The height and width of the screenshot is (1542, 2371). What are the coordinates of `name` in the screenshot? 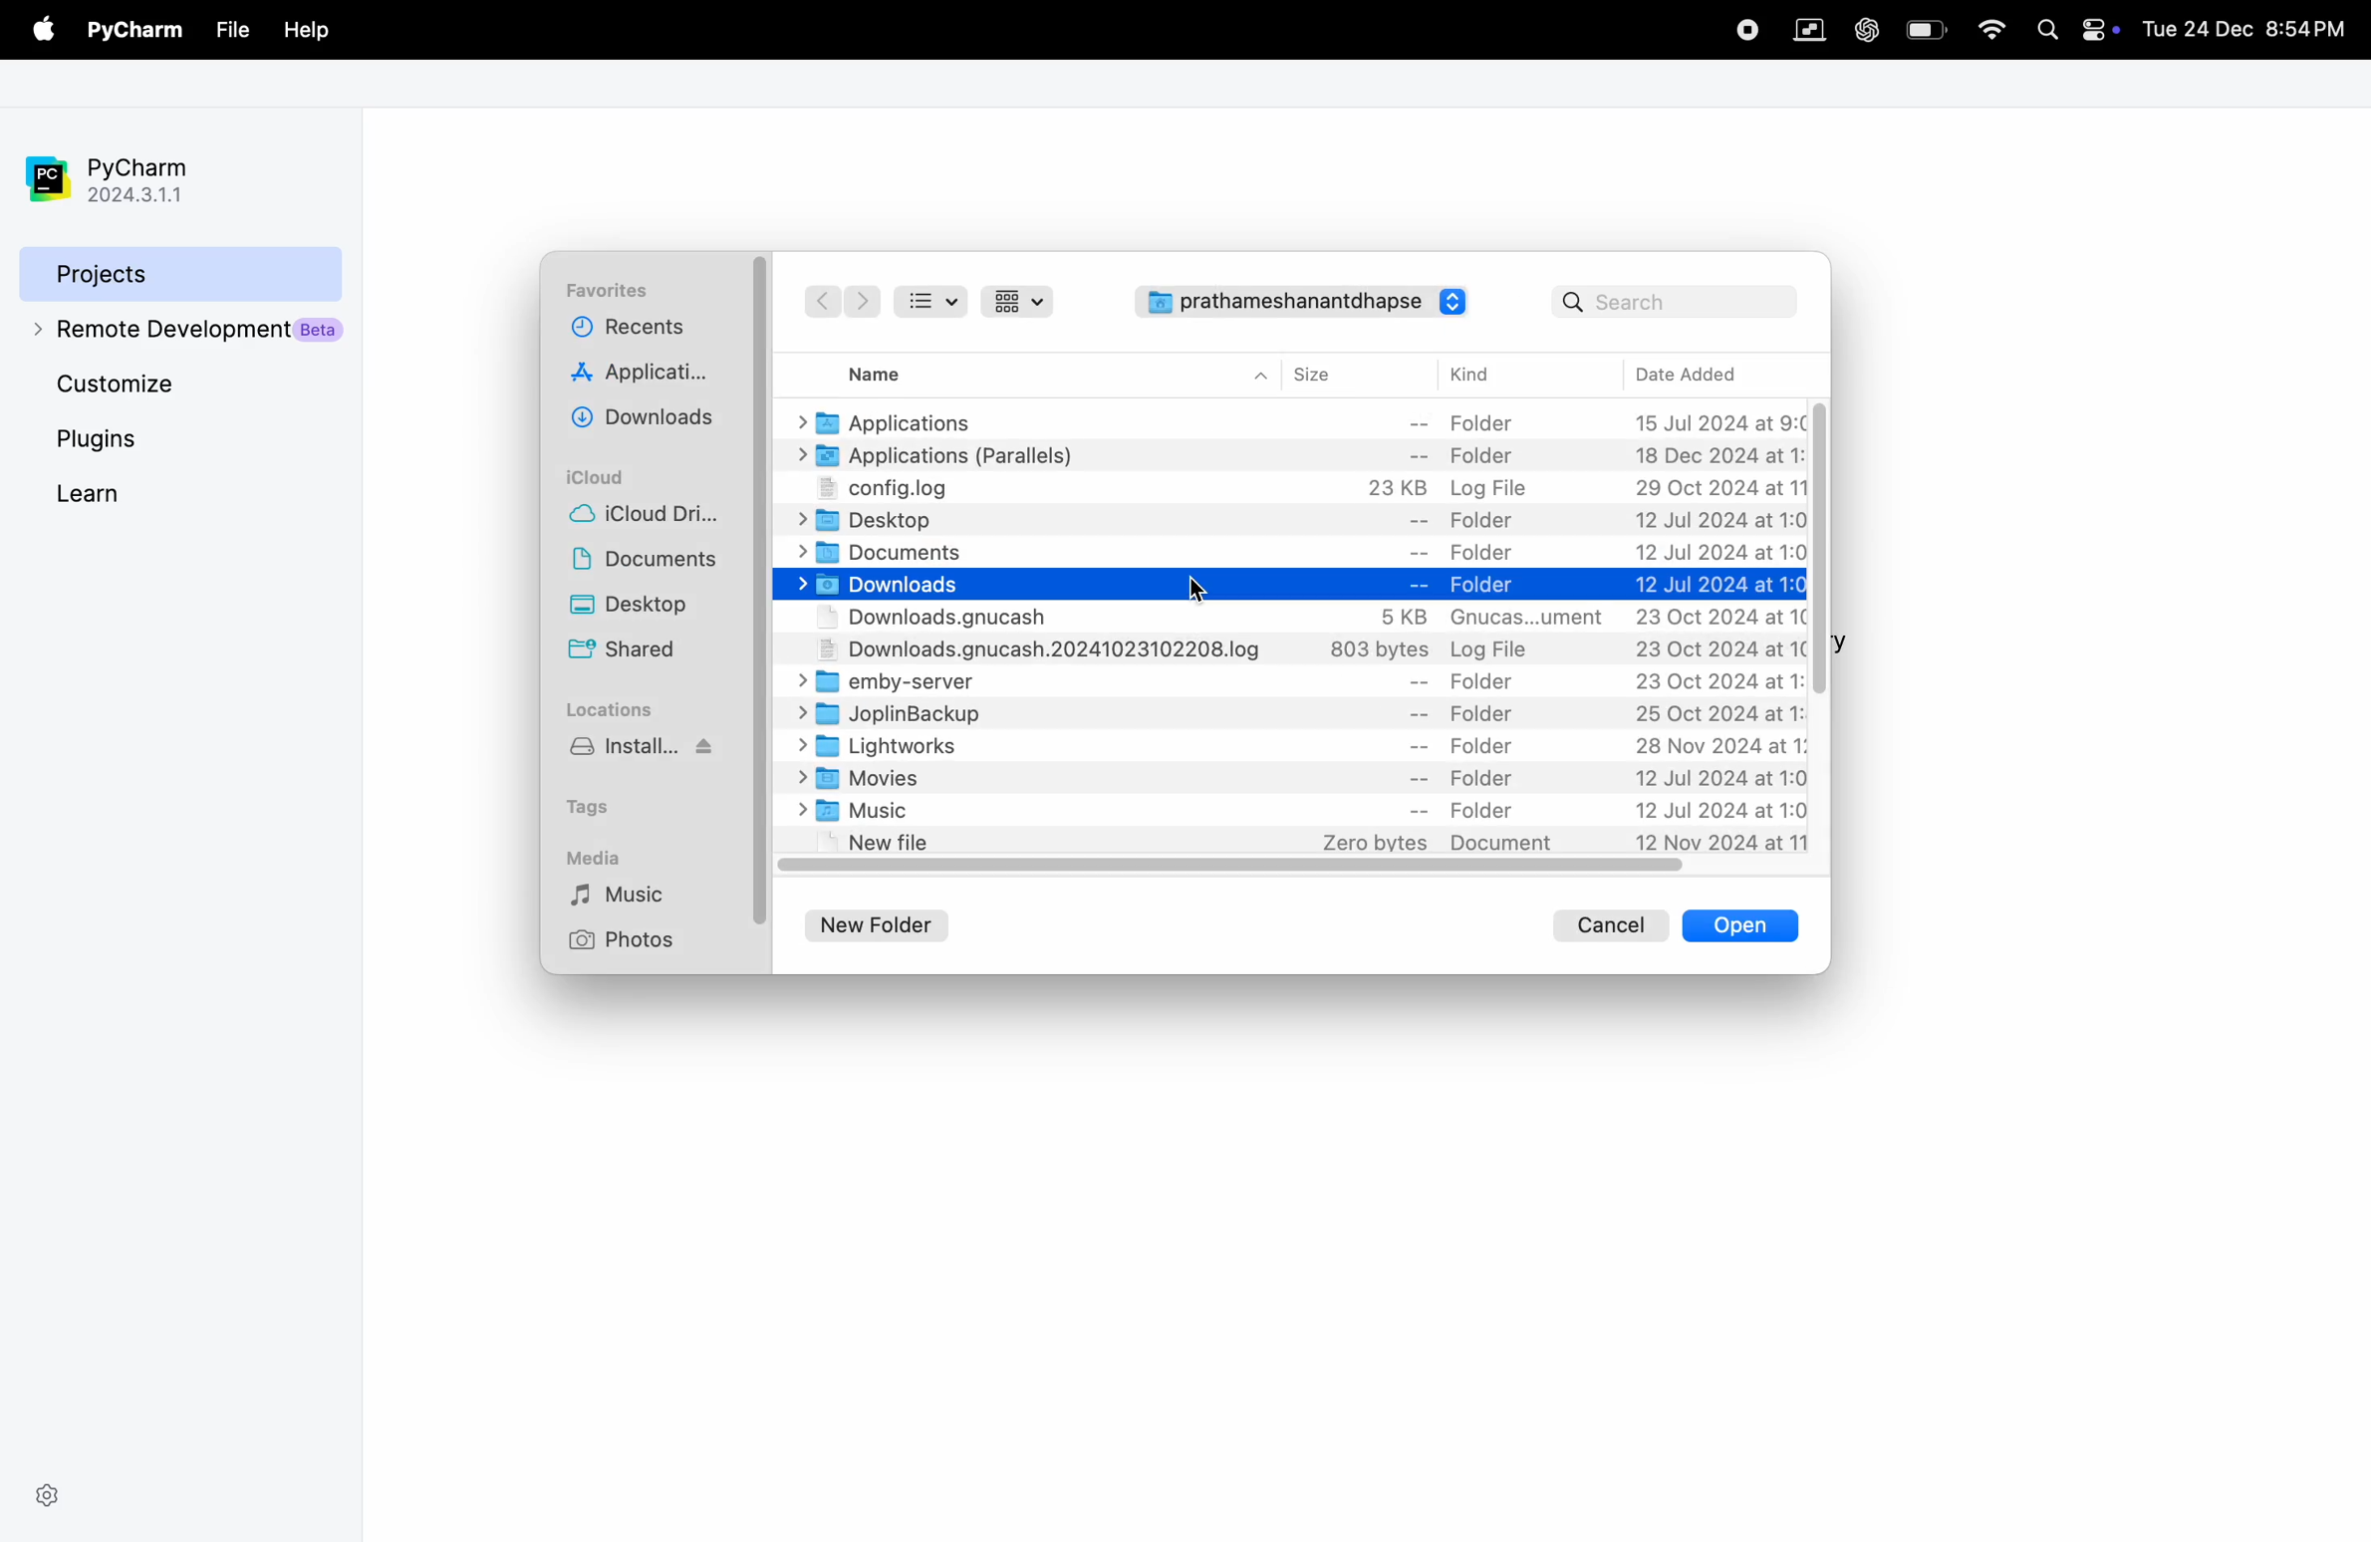 It's located at (894, 372).